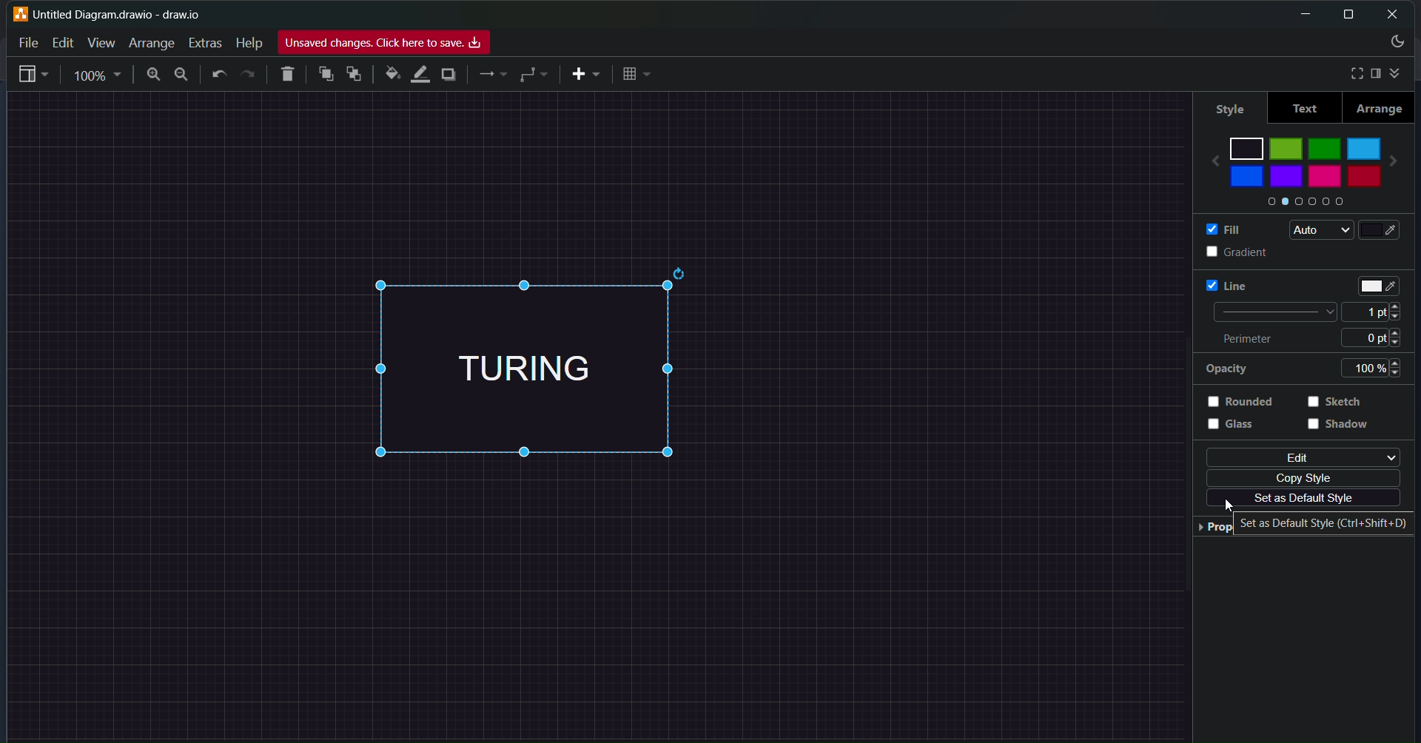 This screenshot has width=1421, height=743. I want to click on fullscreen, so click(1351, 73).